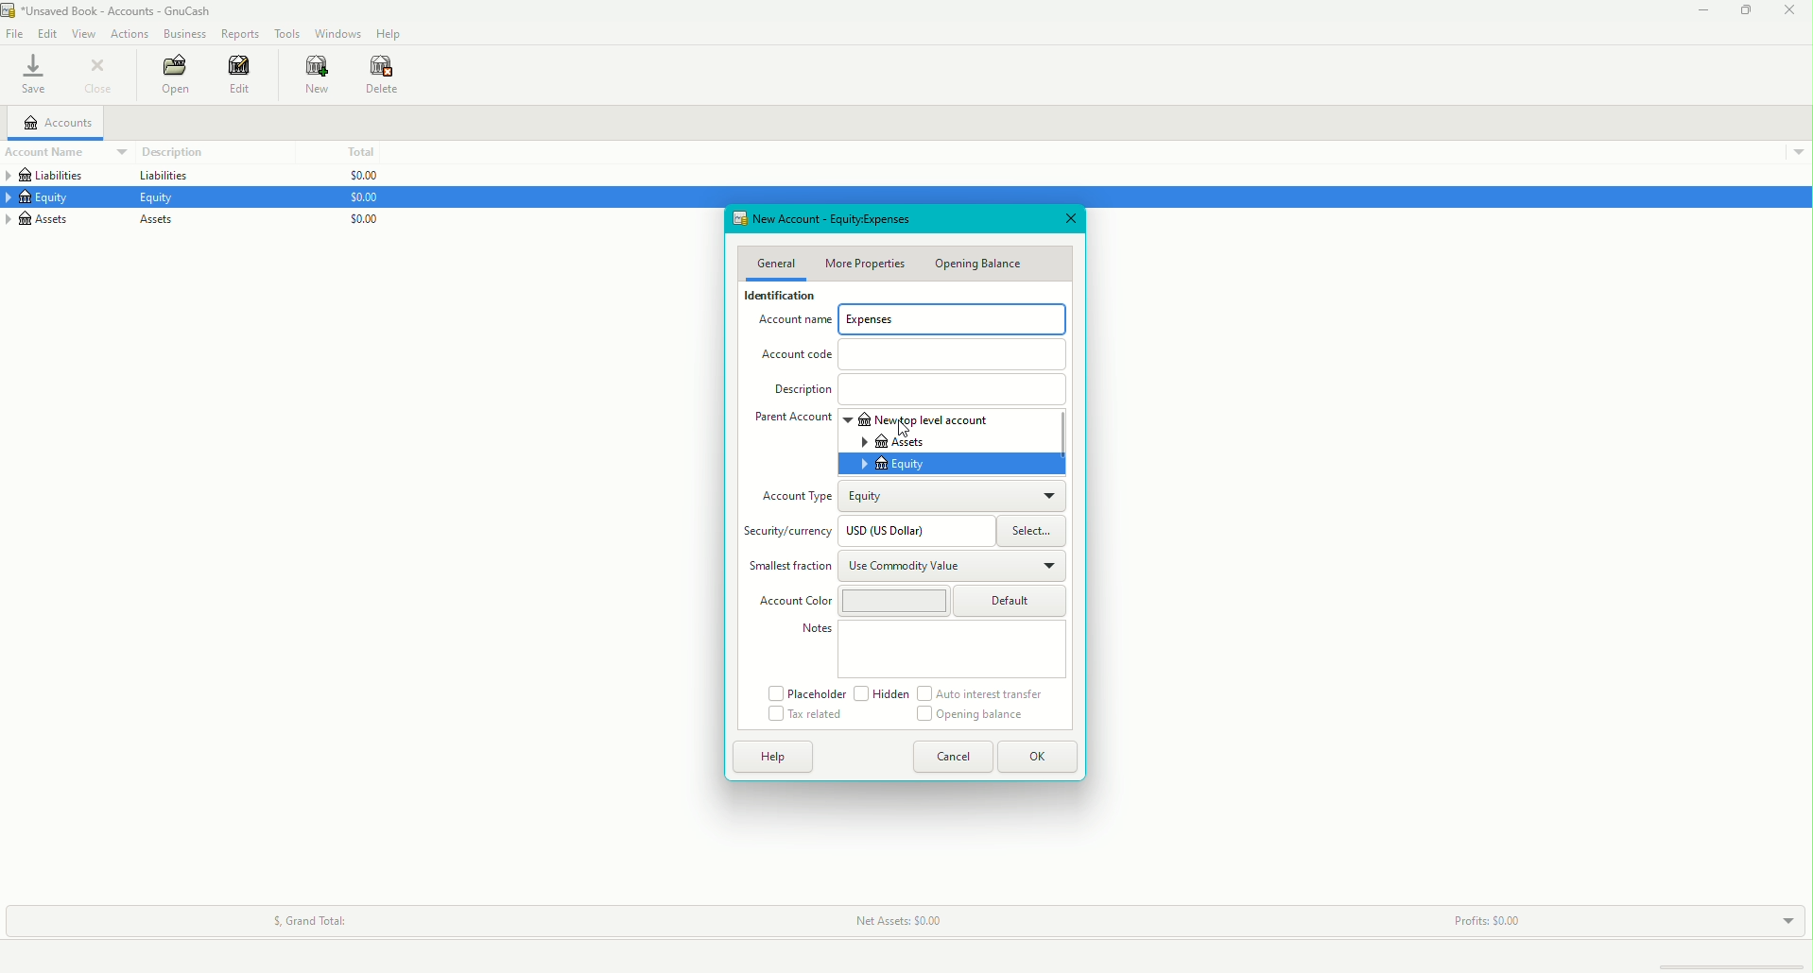 The height and width of the screenshot is (973, 1813). What do you see at coordinates (779, 759) in the screenshot?
I see `Help` at bounding box center [779, 759].